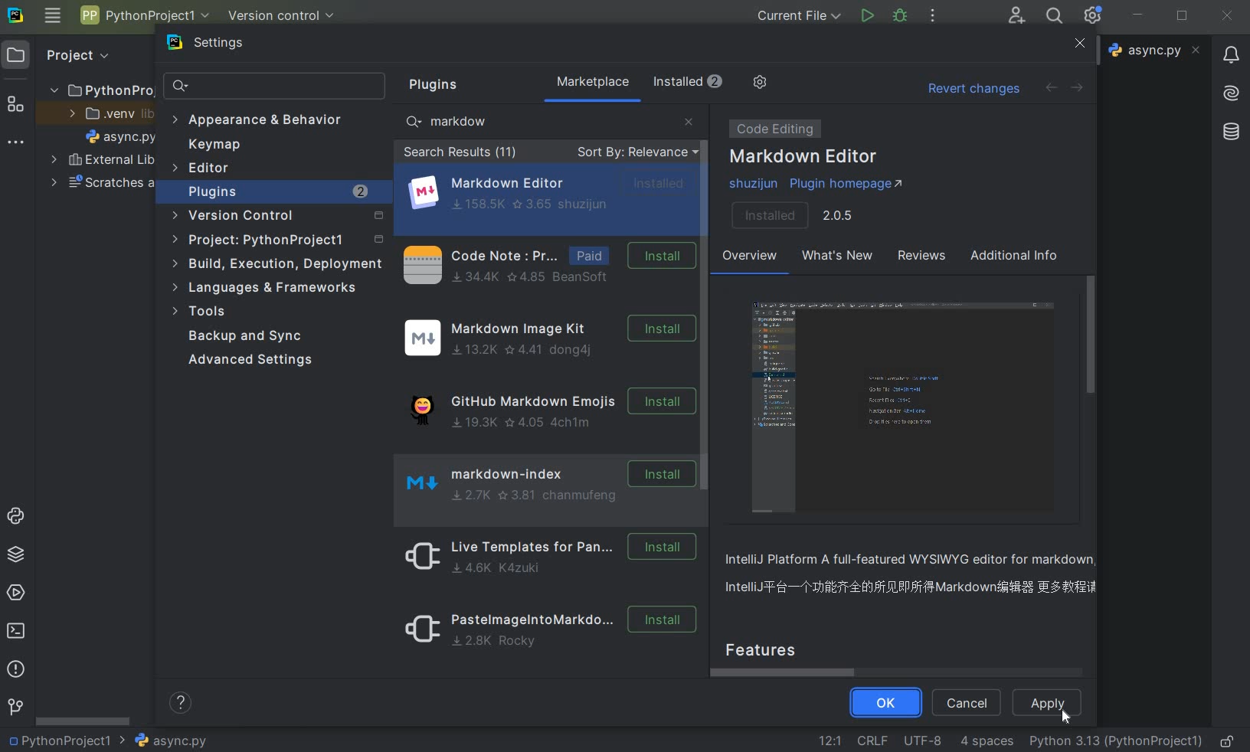 Image resolution: width=1250 pixels, height=752 pixels. Describe the element at coordinates (1116, 742) in the screenshot. I see `current interpreter` at that location.